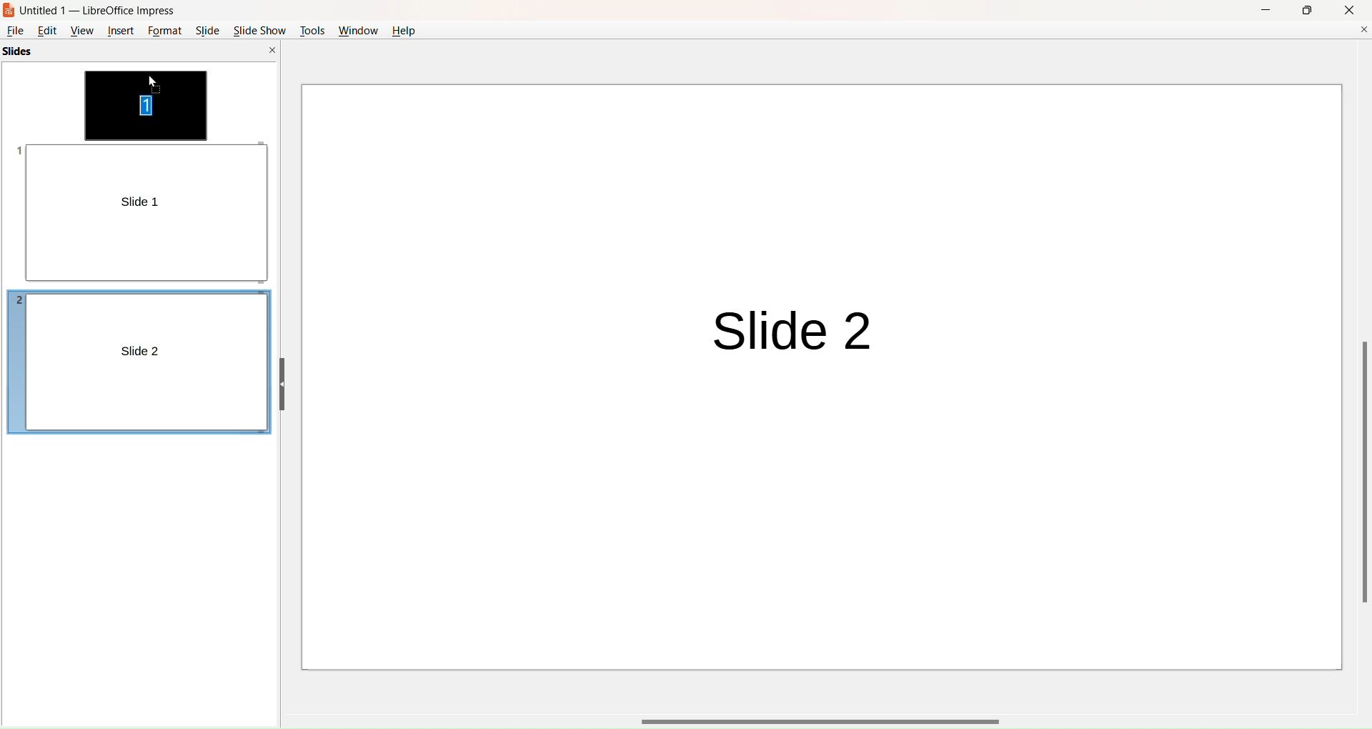 The width and height of the screenshot is (1372, 729). What do you see at coordinates (207, 30) in the screenshot?
I see `slide` at bounding box center [207, 30].